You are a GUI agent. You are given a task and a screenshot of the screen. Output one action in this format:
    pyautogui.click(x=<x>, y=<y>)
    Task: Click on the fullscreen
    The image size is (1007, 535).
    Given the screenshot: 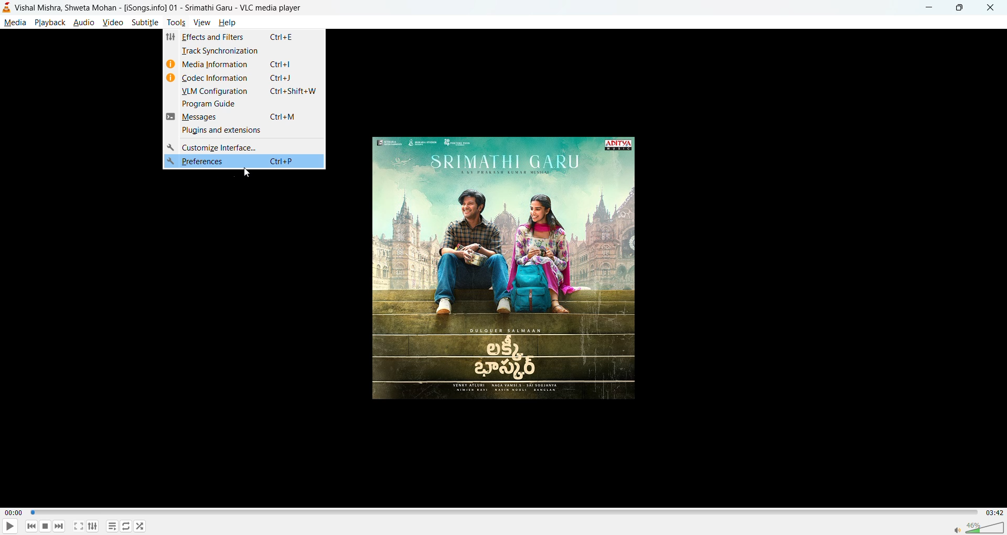 What is the action you would take?
    pyautogui.click(x=79, y=526)
    